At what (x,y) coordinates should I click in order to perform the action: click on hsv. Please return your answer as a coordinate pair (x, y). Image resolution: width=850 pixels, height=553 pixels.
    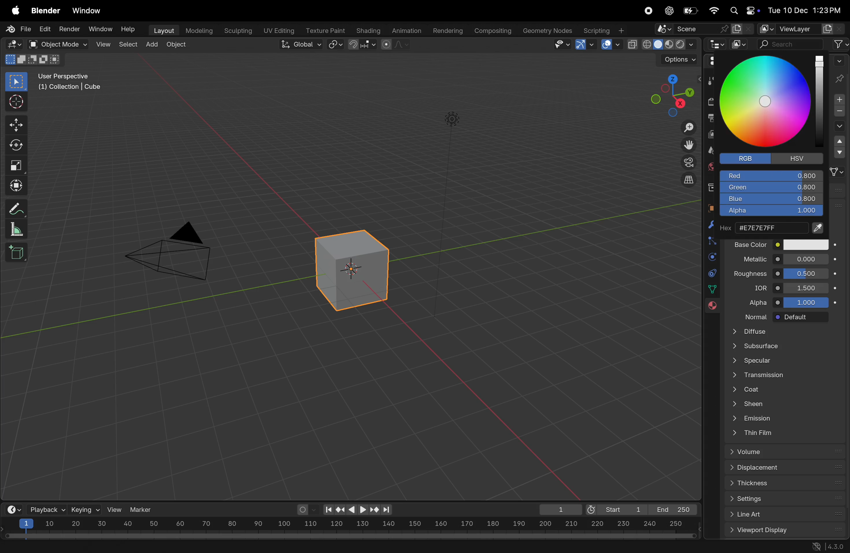
    Looking at the image, I should click on (802, 158).